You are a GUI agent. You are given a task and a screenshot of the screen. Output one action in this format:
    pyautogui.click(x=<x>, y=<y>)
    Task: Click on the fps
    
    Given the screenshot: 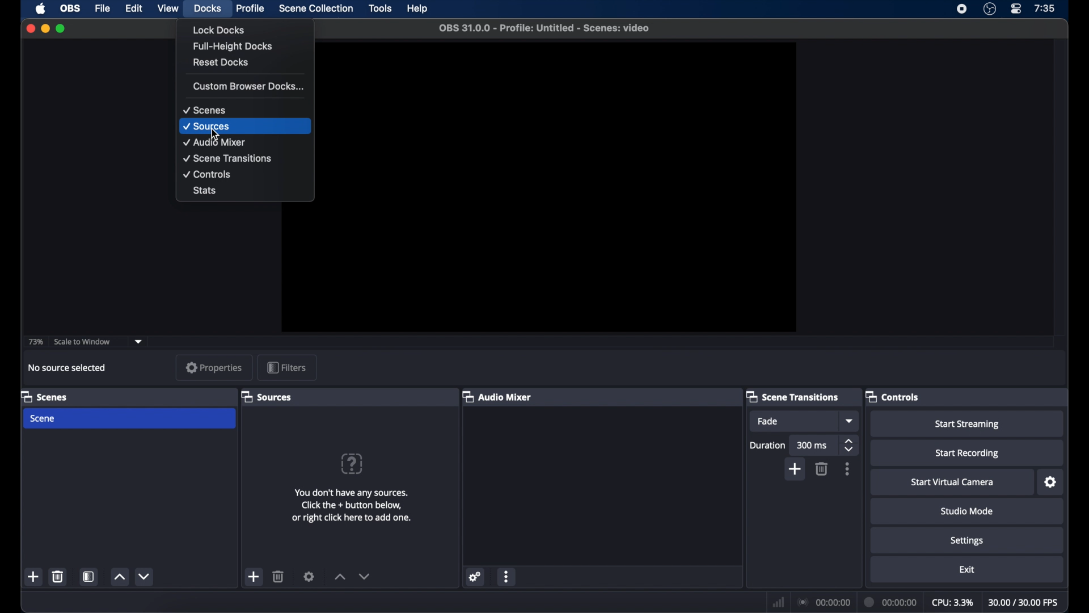 What is the action you would take?
    pyautogui.click(x=1024, y=603)
    